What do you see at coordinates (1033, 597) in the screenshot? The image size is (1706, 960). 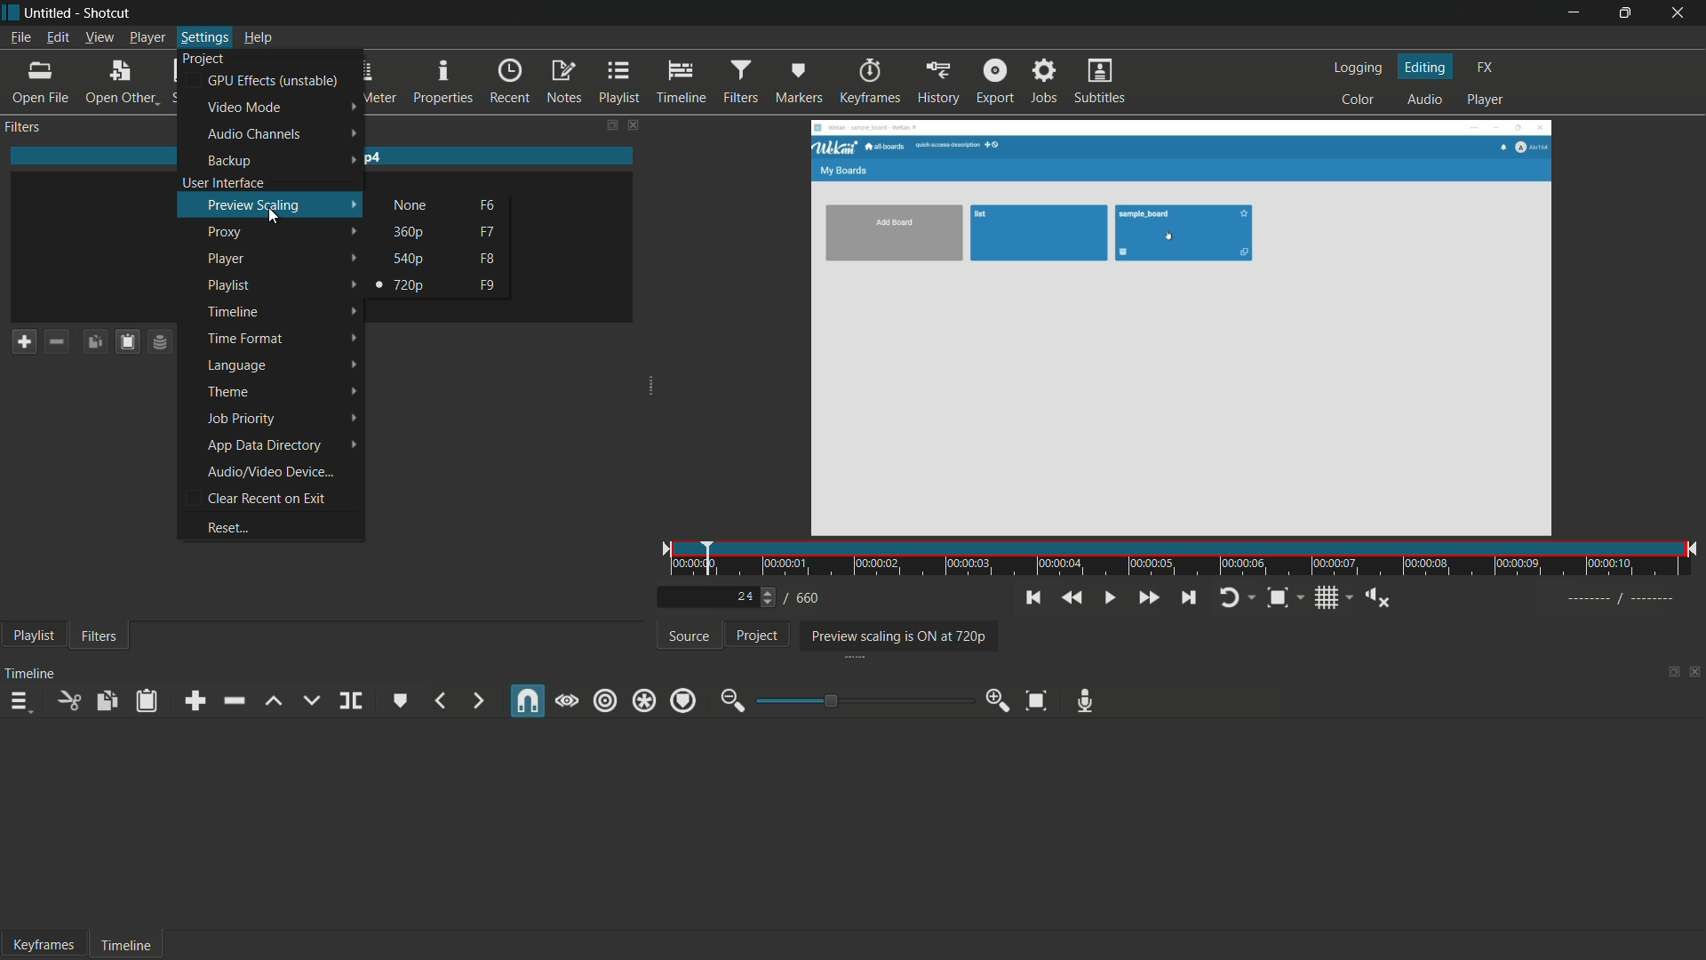 I see `skip to the previous point` at bounding box center [1033, 597].